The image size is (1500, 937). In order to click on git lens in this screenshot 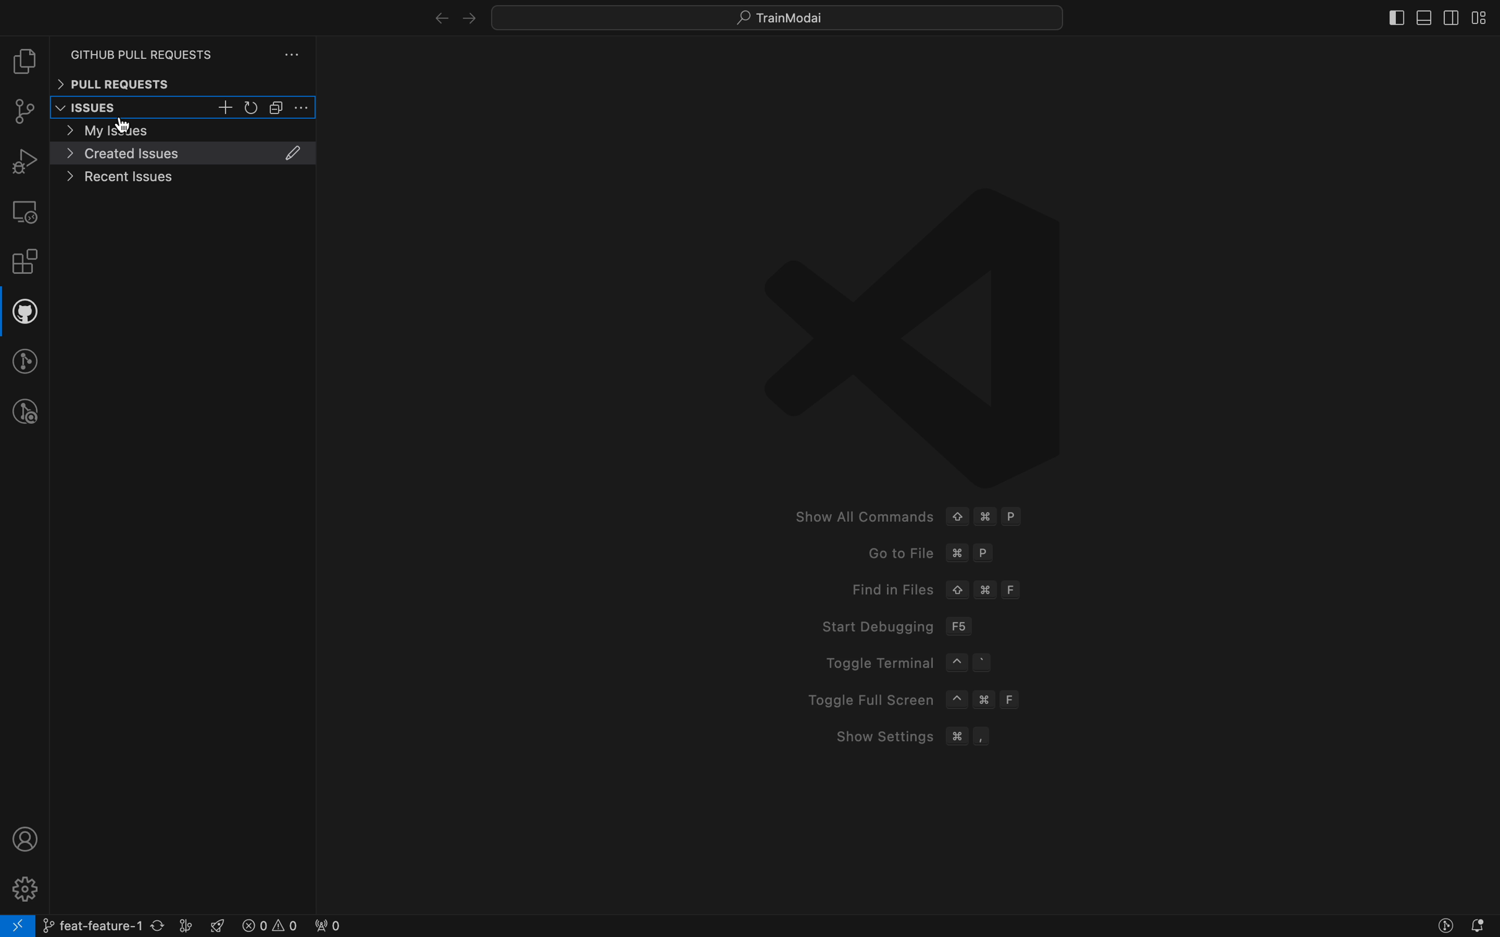, I will do `click(1437, 923)`.